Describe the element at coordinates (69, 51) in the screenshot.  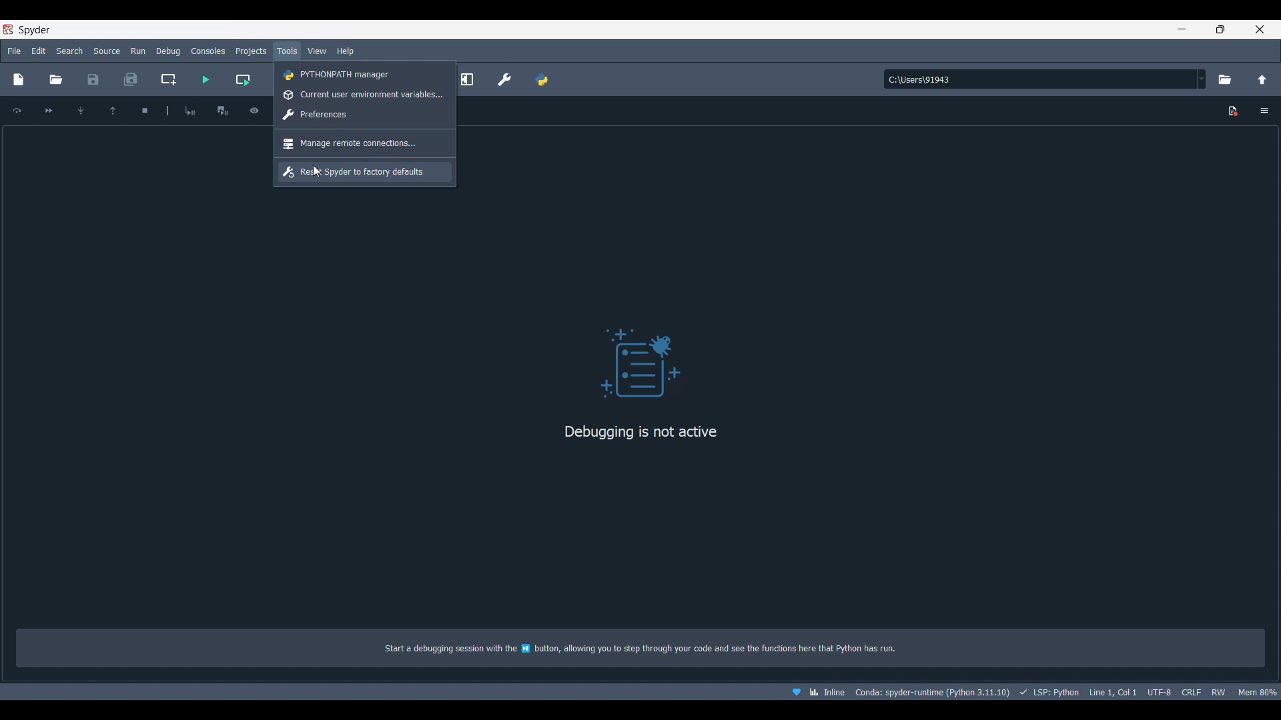
I see `Search menu` at that location.